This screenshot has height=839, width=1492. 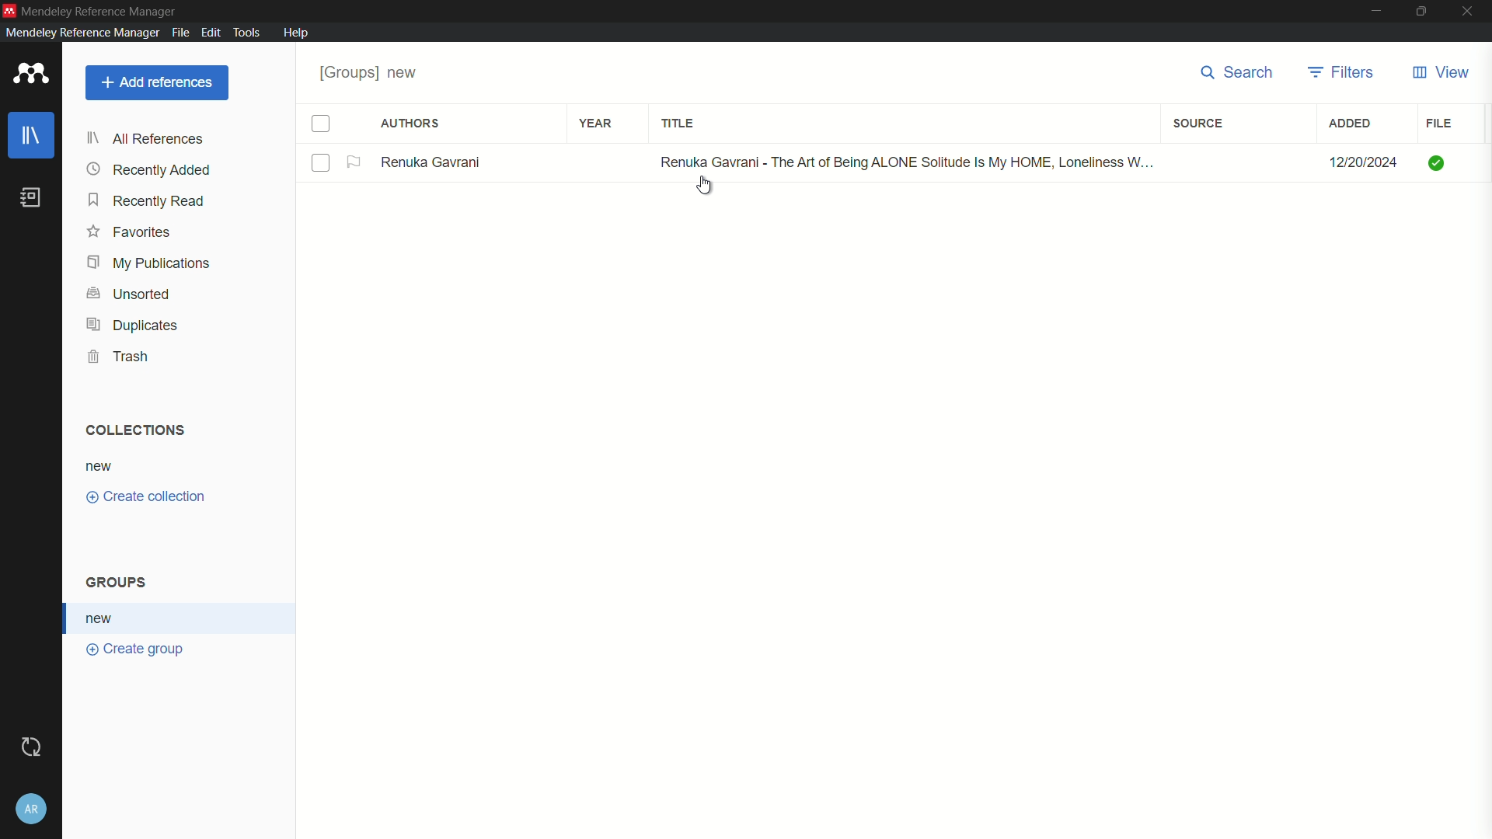 What do you see at coordinates (595, 122) in the screenshot?
I see `year` at bounding box center [595, 122].